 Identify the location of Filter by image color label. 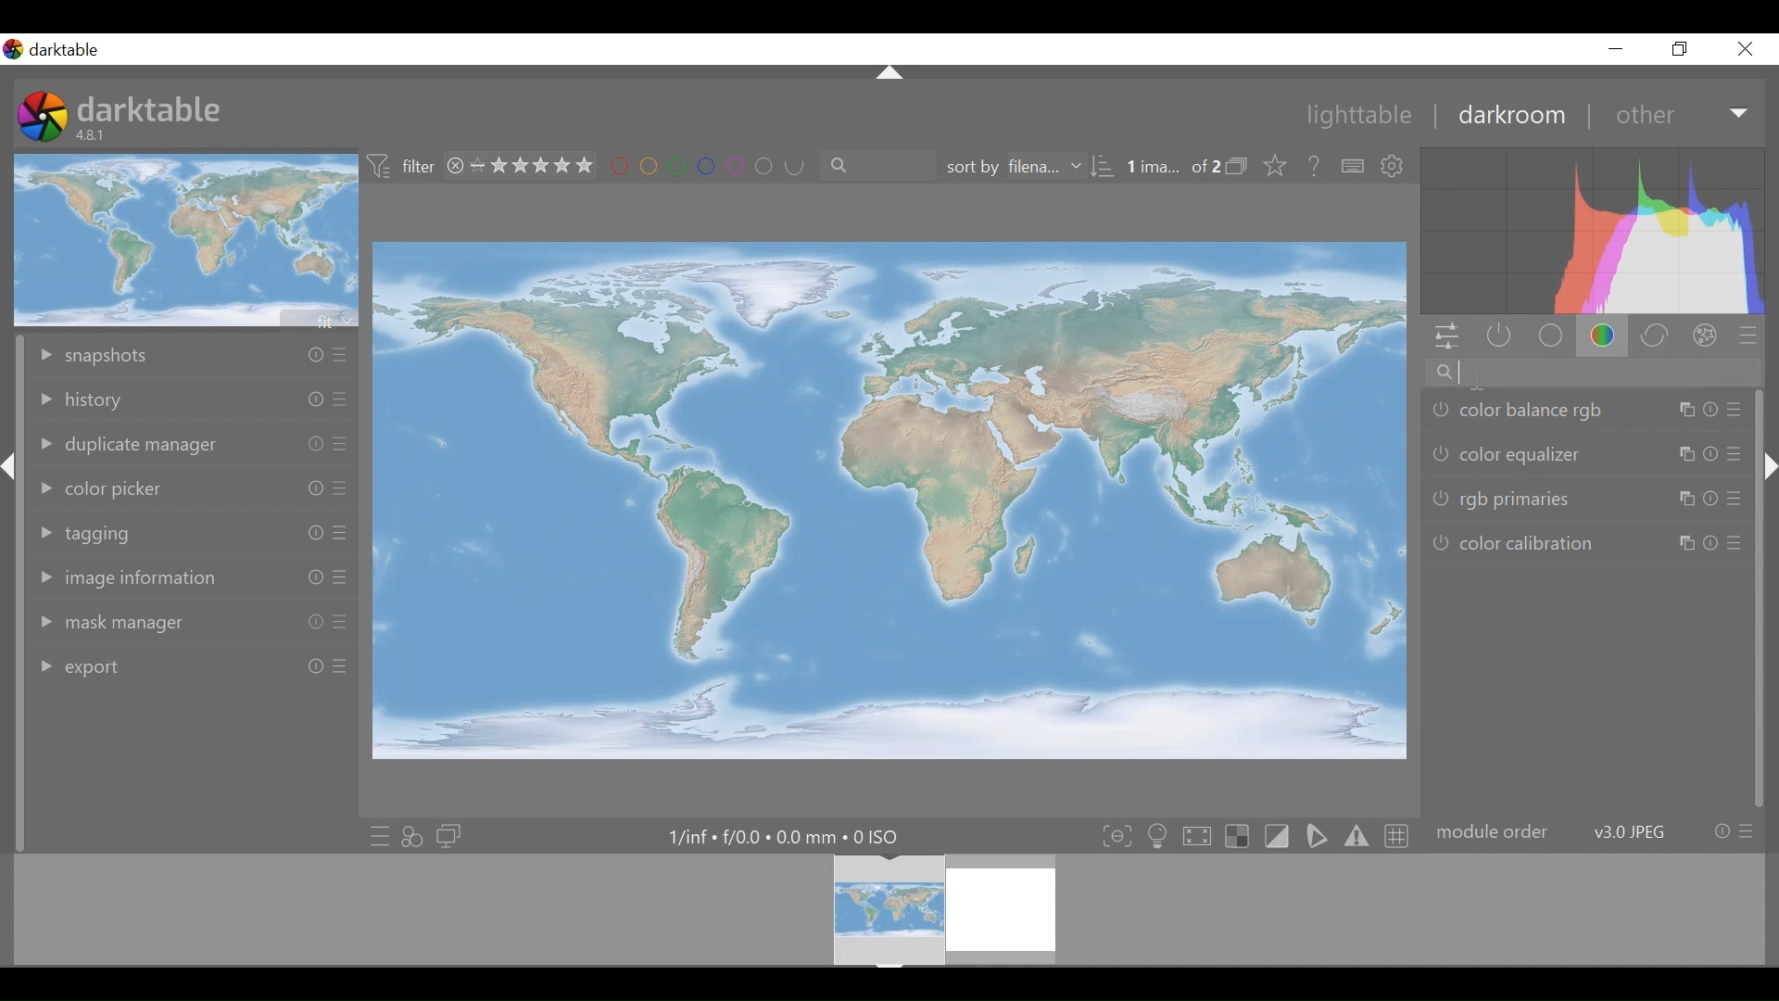
(700, 166).